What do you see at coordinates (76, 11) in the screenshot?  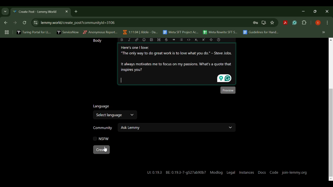 I see `Add Tab` at bounding box center [76, 11].